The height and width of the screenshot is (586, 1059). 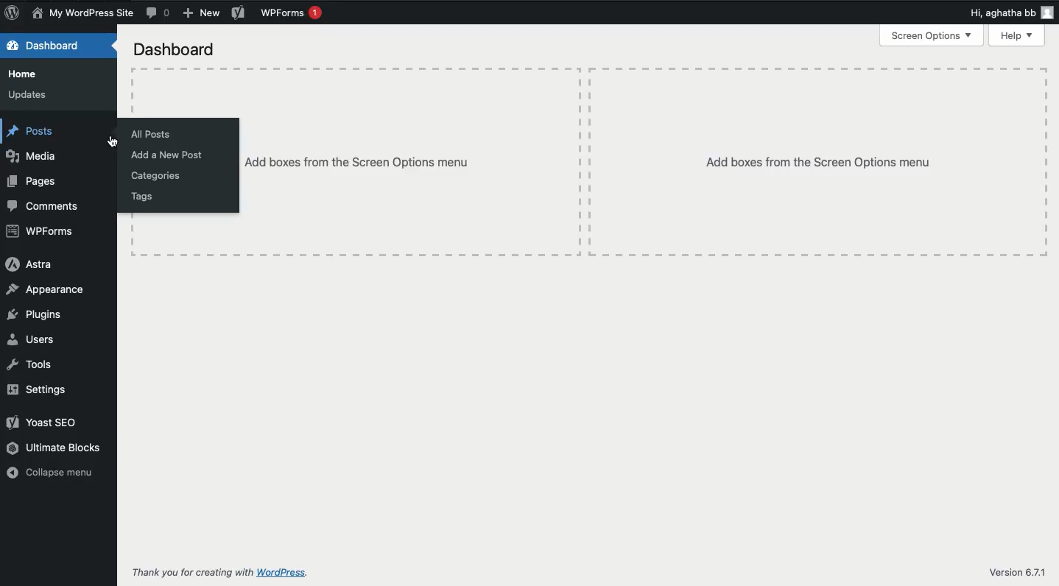 I want to click on Tags, so click(x=141, y=199).